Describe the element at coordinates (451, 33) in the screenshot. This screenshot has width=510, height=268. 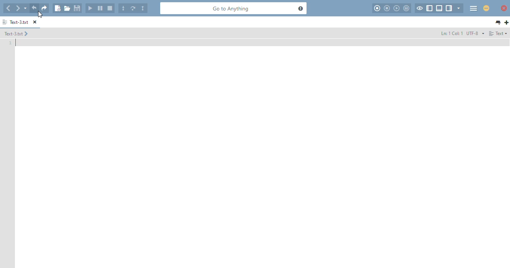
I see `ln: 1 col: 1` at that location.